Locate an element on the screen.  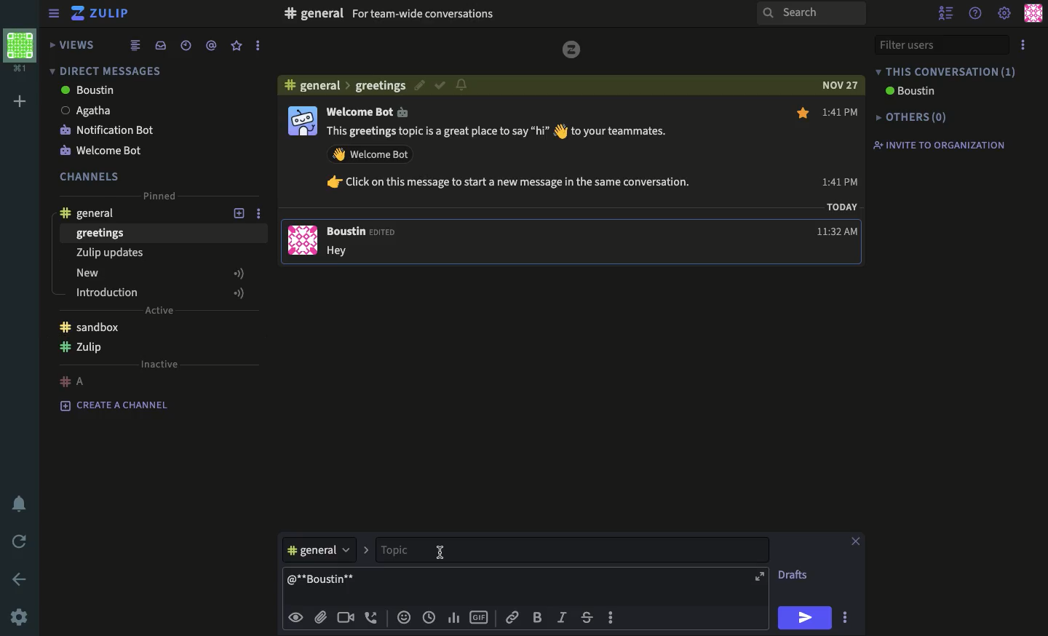
close is located at coordinates (856, 541).